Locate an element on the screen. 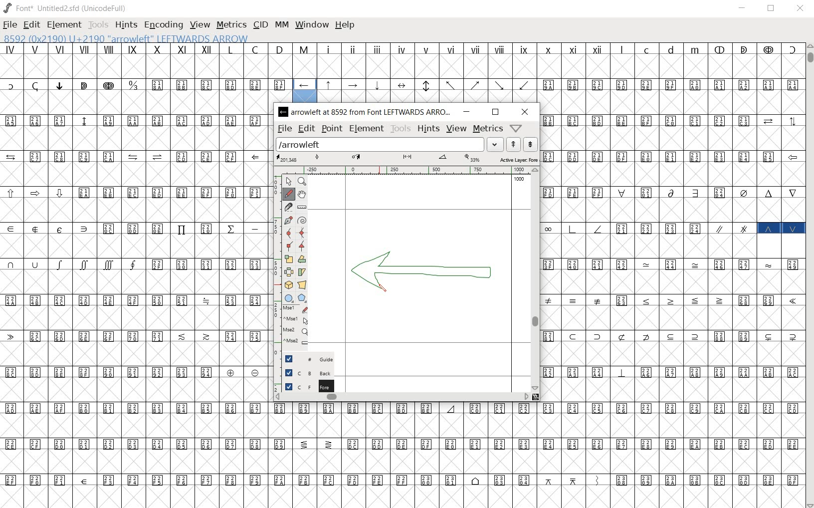  minimize is located at coordinates (743, 8).